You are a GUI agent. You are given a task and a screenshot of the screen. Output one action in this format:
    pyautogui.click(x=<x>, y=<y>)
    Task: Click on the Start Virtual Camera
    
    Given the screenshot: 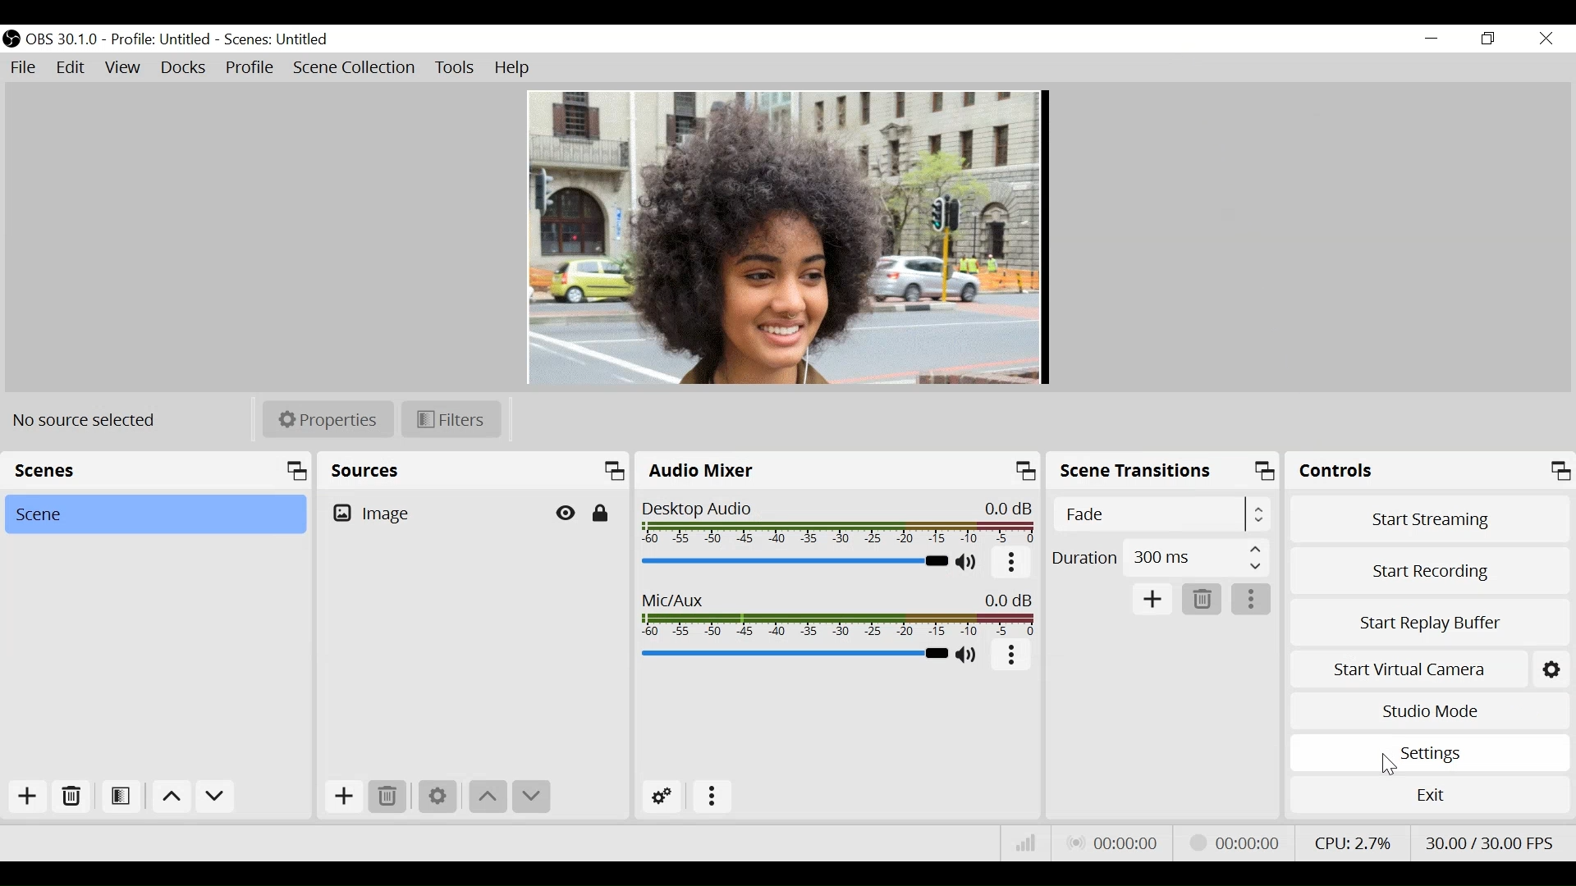 What is the action you would take?
    pyautogui.click(x=1406, y=669)
    